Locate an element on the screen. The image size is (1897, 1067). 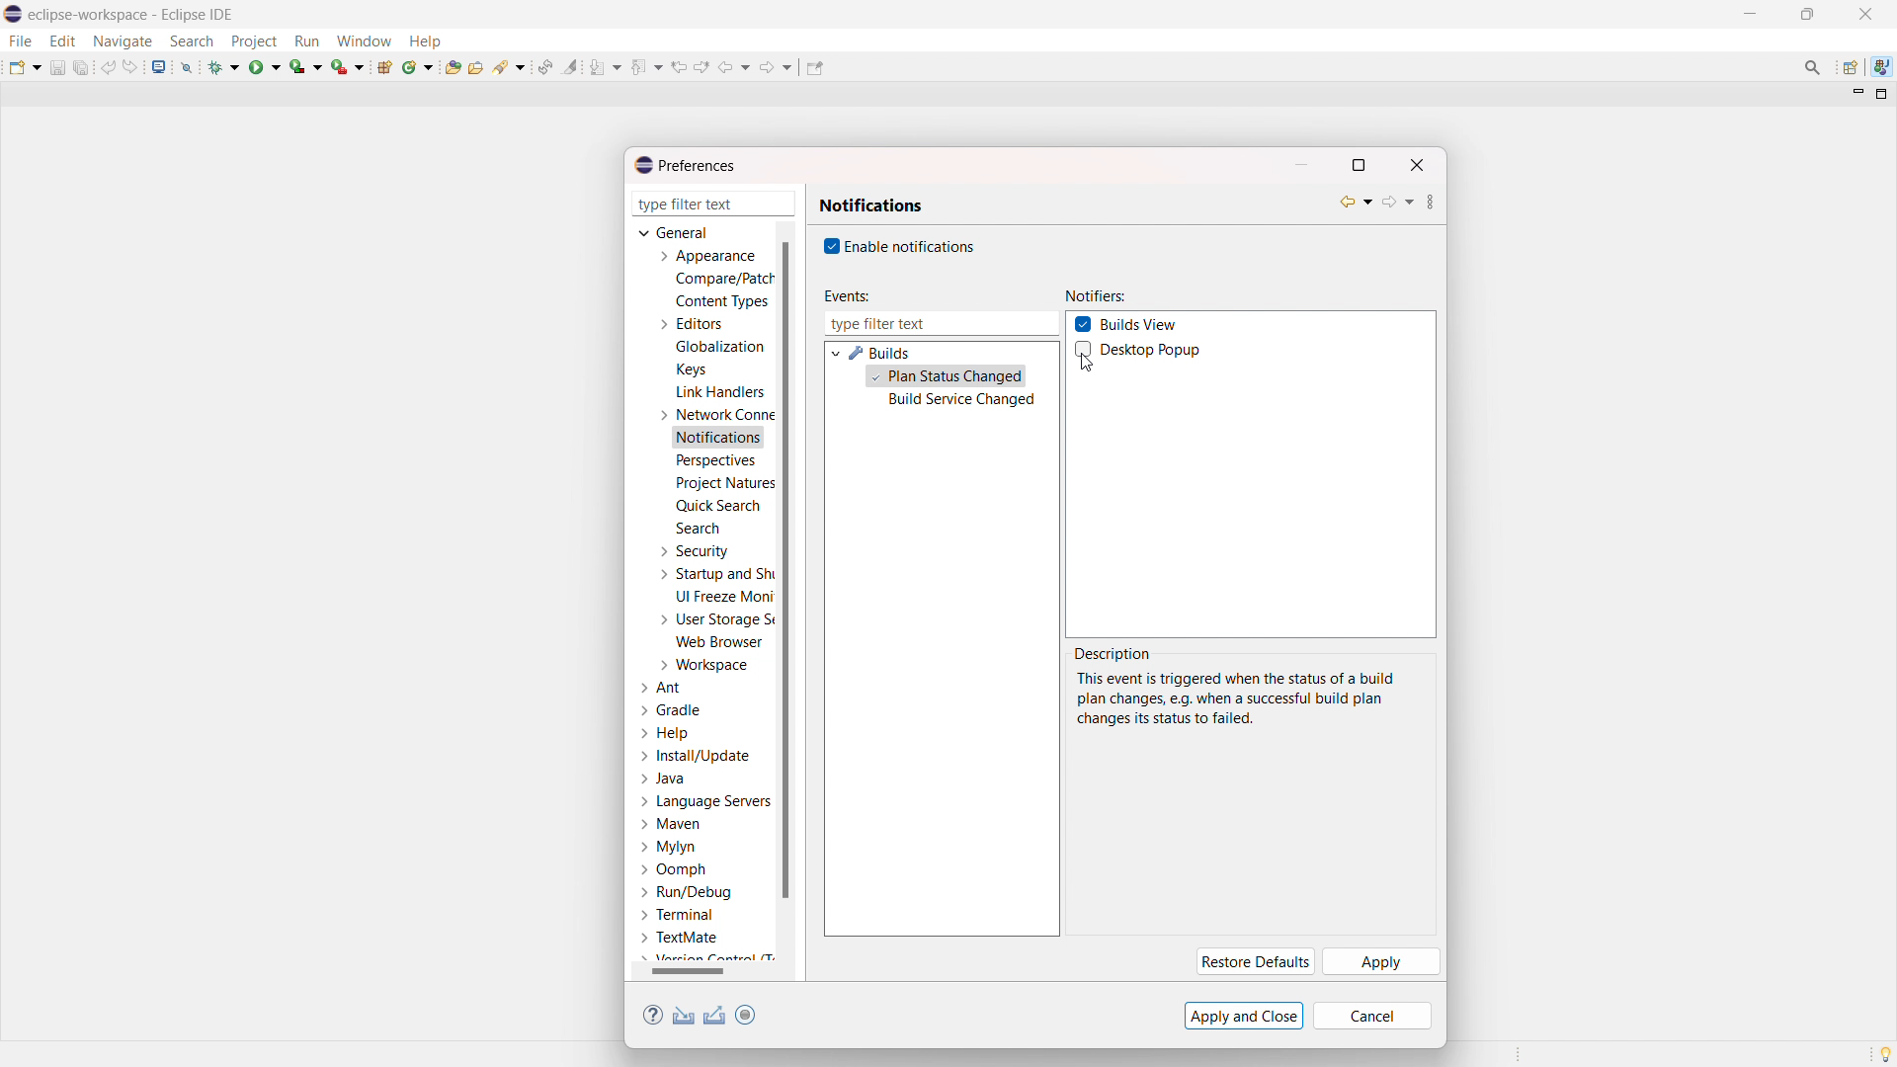
new java class is located at coordinates (419, 66).